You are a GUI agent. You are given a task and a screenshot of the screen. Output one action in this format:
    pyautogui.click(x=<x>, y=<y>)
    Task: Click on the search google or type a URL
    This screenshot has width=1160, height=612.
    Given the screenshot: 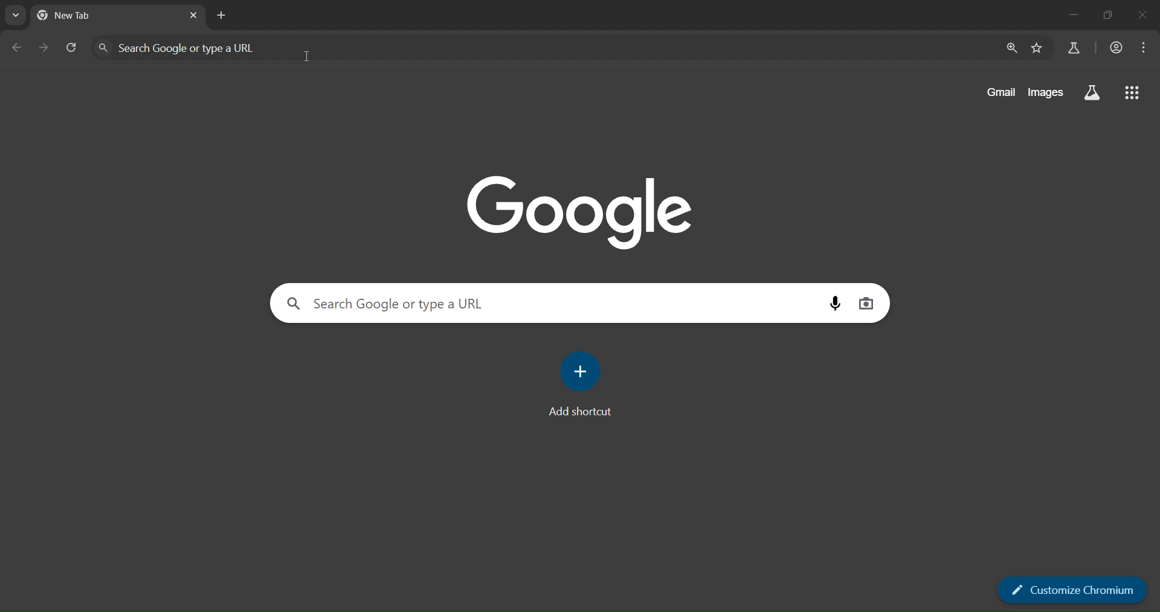 What is the action you would take?
    pyautogui.click(x=554, y=302)
    